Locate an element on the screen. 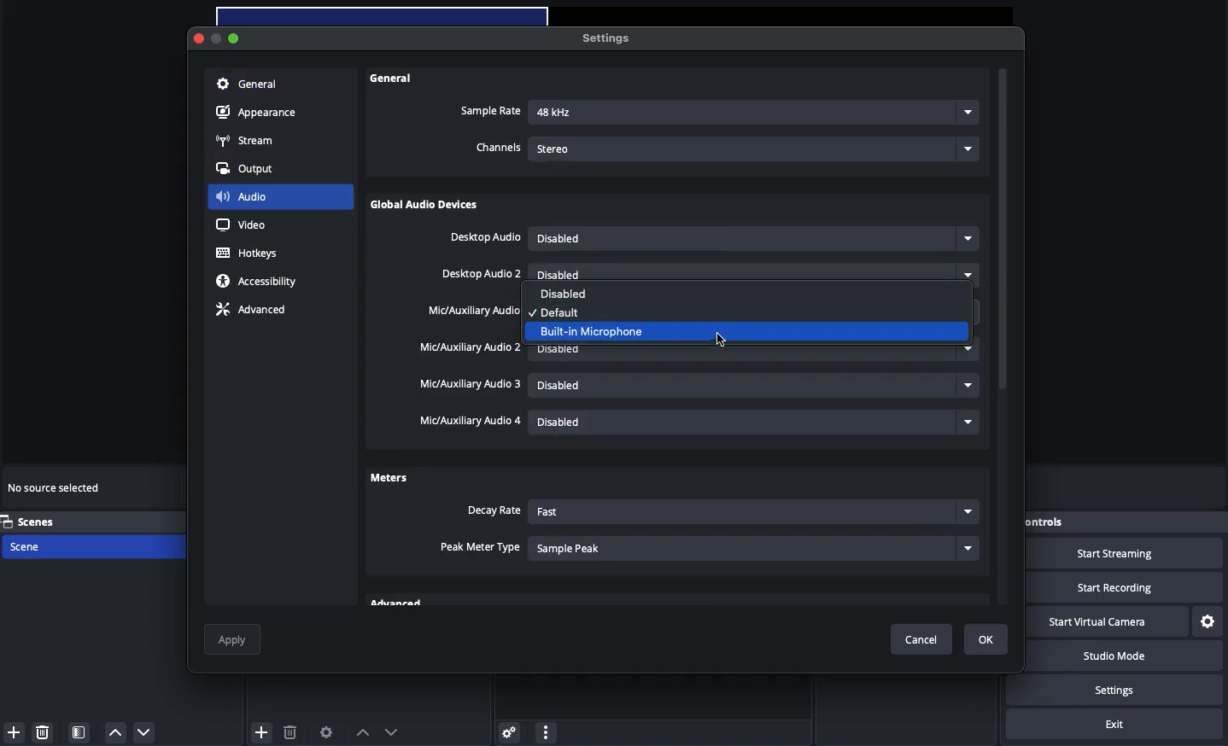 The image size is (1228, 746). Appearance is located at coordinates (259, 114).